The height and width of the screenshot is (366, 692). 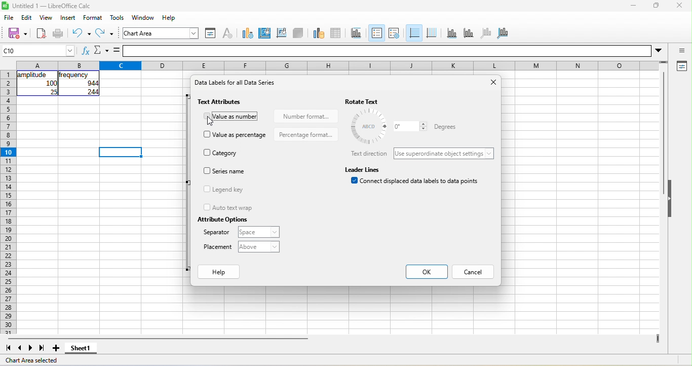 What do you see at coordinates (679, 7) in the screenshot?
I see `close` at bounding box center [679, 7].